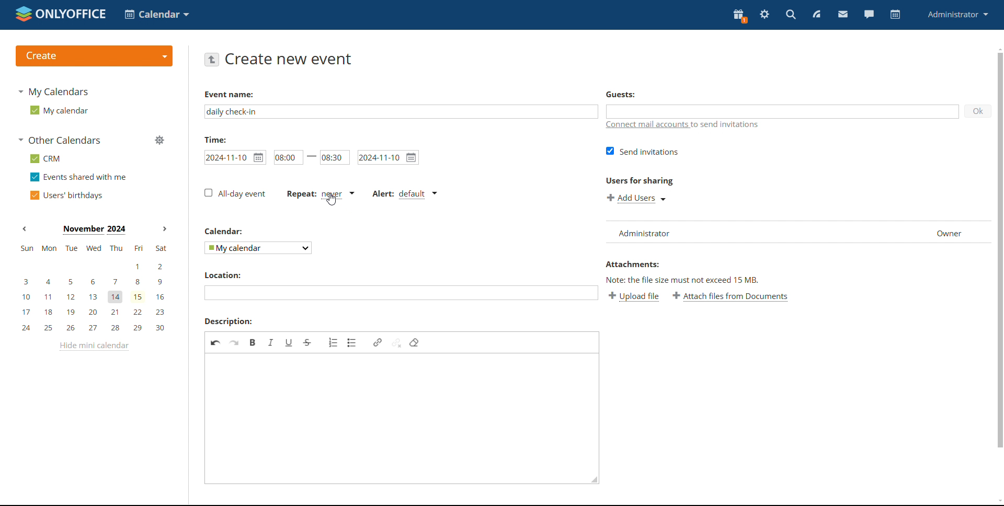 This screenshot has width=1004, height=506. I want to click on note, so click(700, 281).